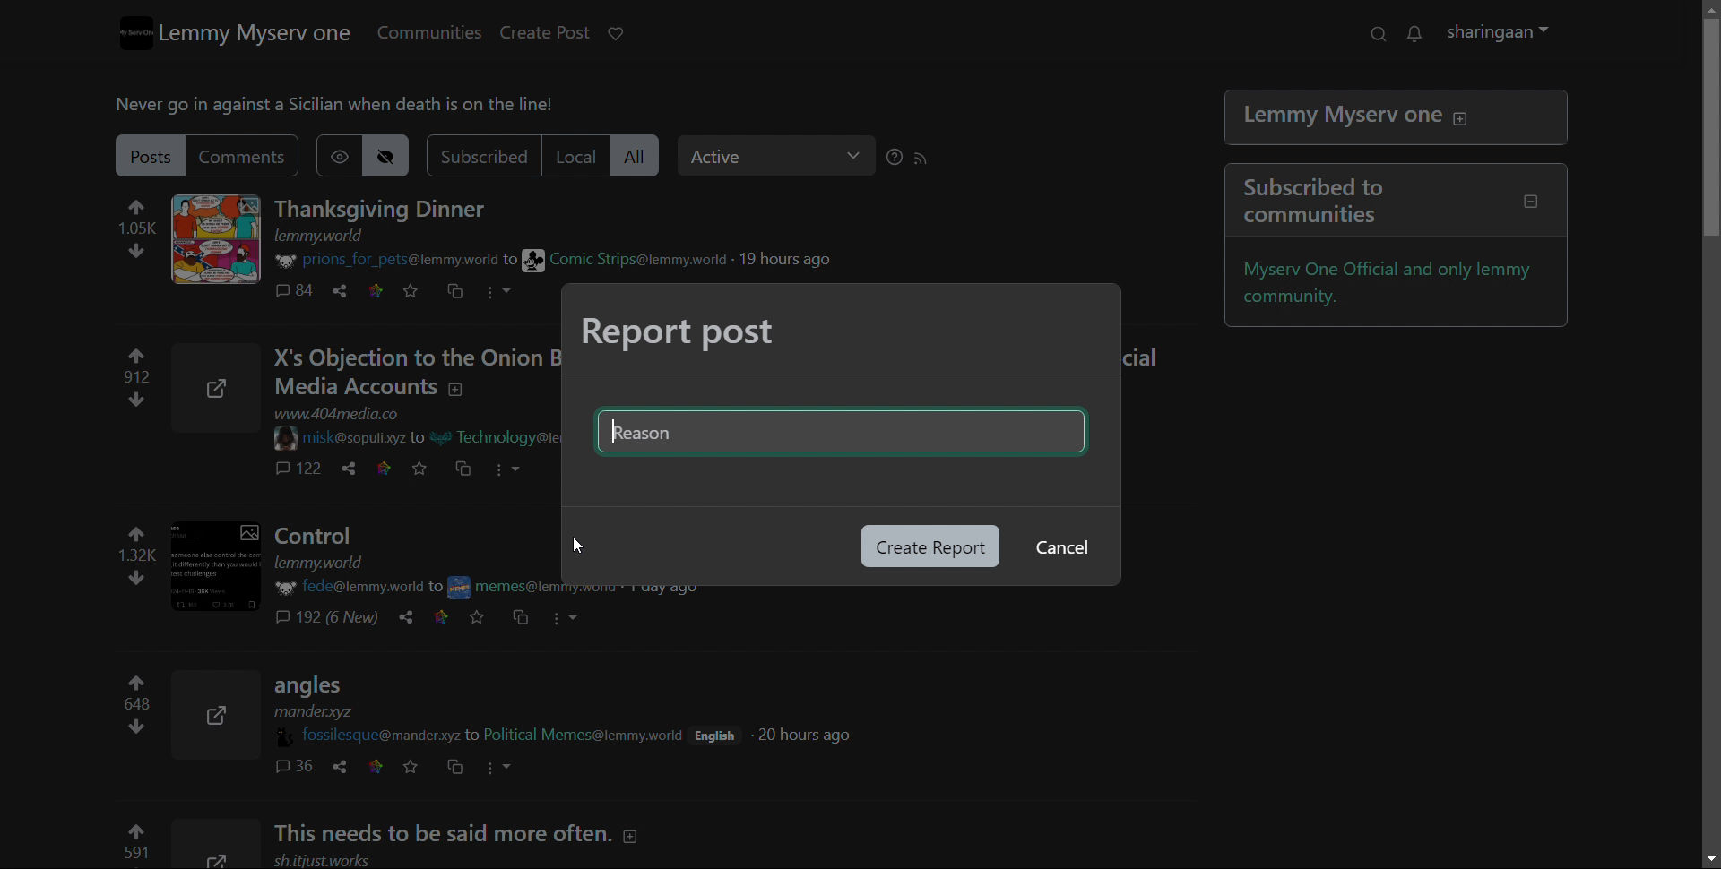 The width and height of the screenshot is (1721, 869). What do you see at coordinates (1400, 284) in the screenshot?
I see `myserv one official and only lemmy community` at bounding box center [1400, 284].